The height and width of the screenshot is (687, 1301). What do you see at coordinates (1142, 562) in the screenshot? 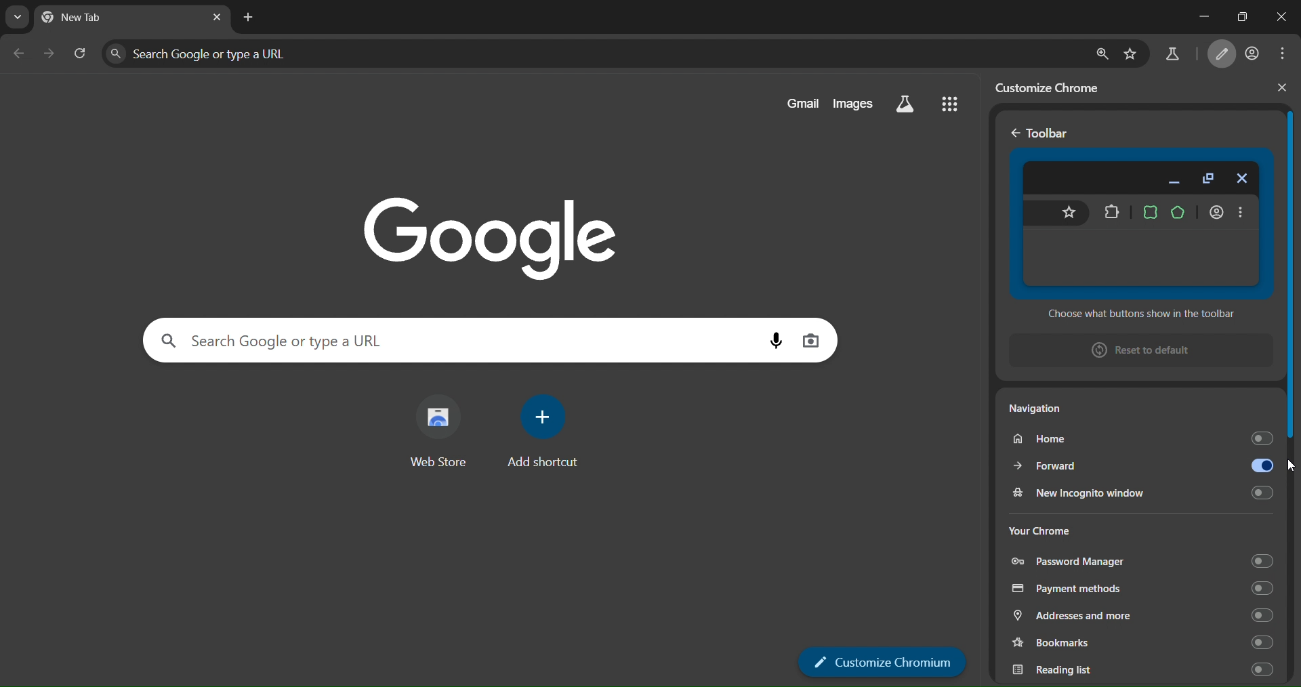
I see `password manager` at bounding box center [1142, 562].